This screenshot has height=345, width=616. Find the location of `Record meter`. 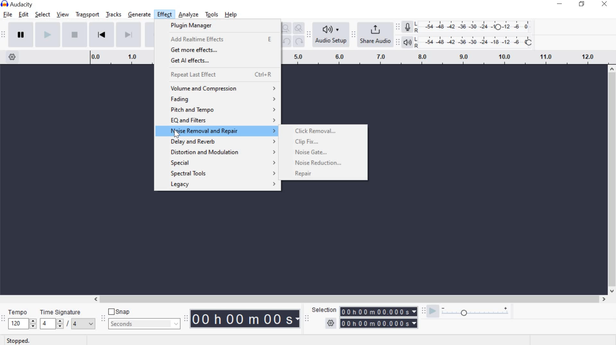

Record meter is located at coordinates (408, 27).